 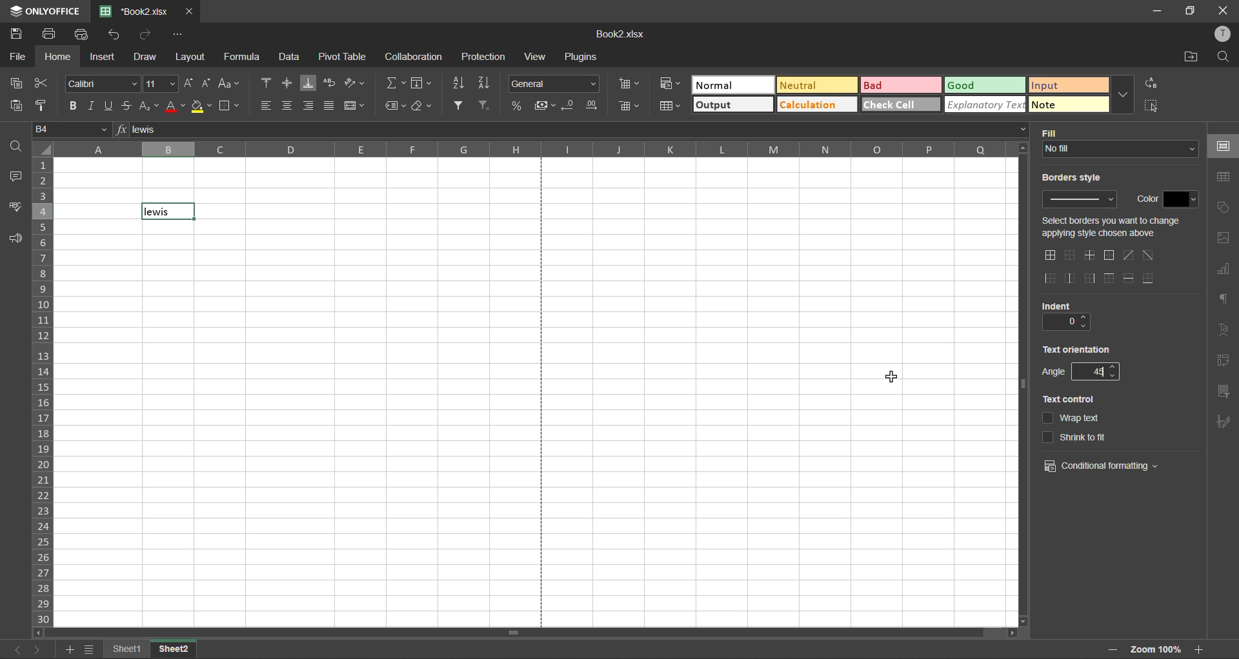 What do you see at coordinates (1223, 148) in the screenshot?
I see `cell settings` at bounding box center [1223, 148].